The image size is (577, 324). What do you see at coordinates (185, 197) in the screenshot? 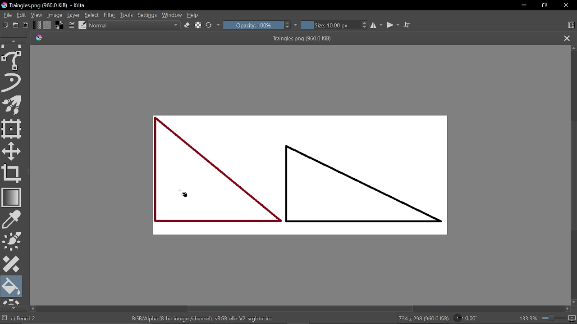
I see `Cursor` at bounding box center [185, 197].